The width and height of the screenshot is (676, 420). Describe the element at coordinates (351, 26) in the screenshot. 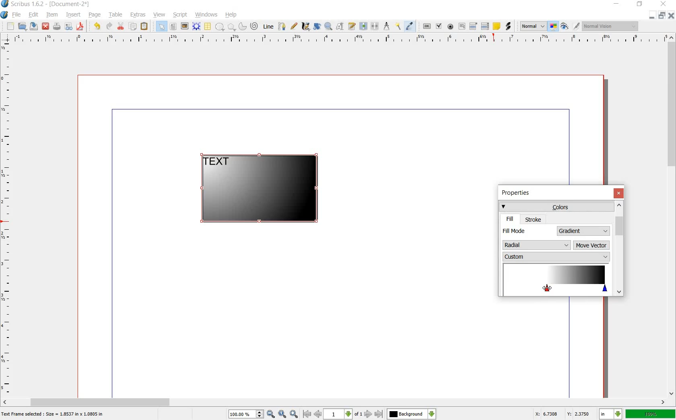

I see `edit text with story editor` at that location.